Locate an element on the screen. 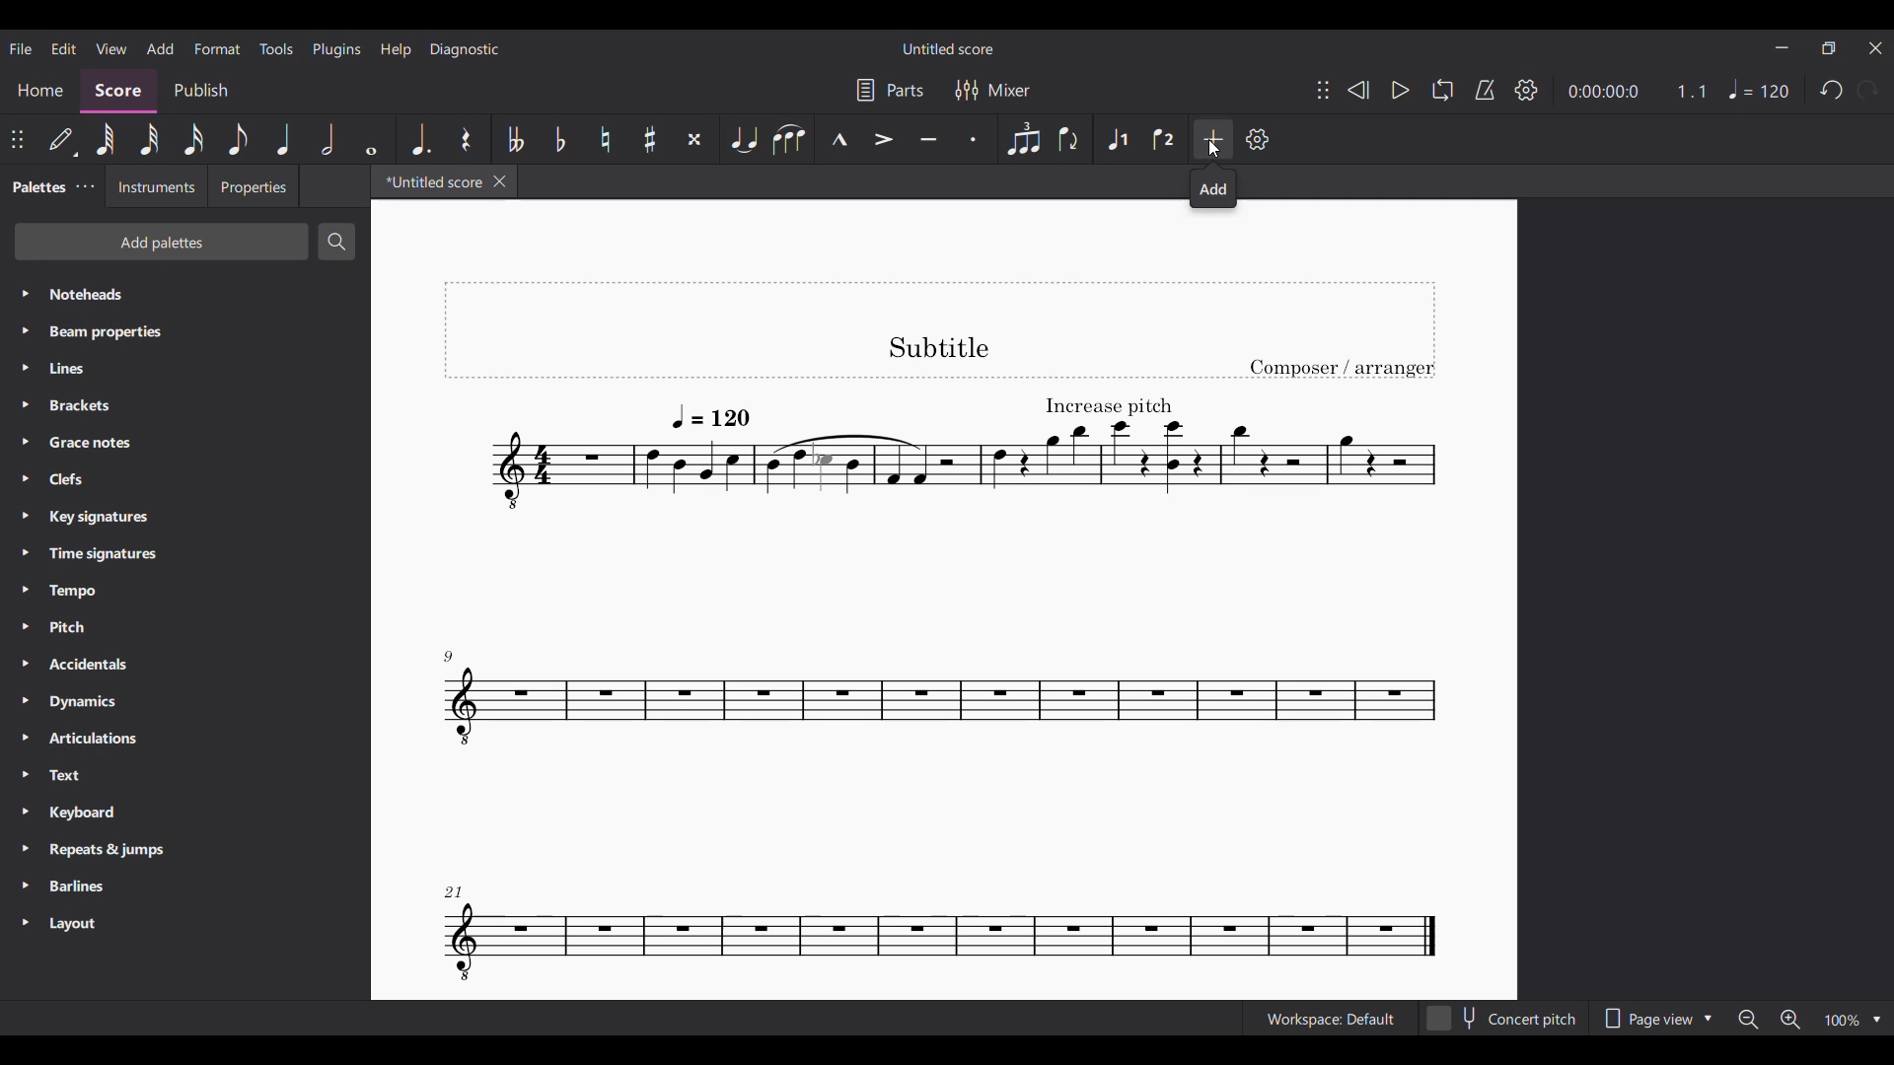  Tenuto is located at coordinates (928, 139).